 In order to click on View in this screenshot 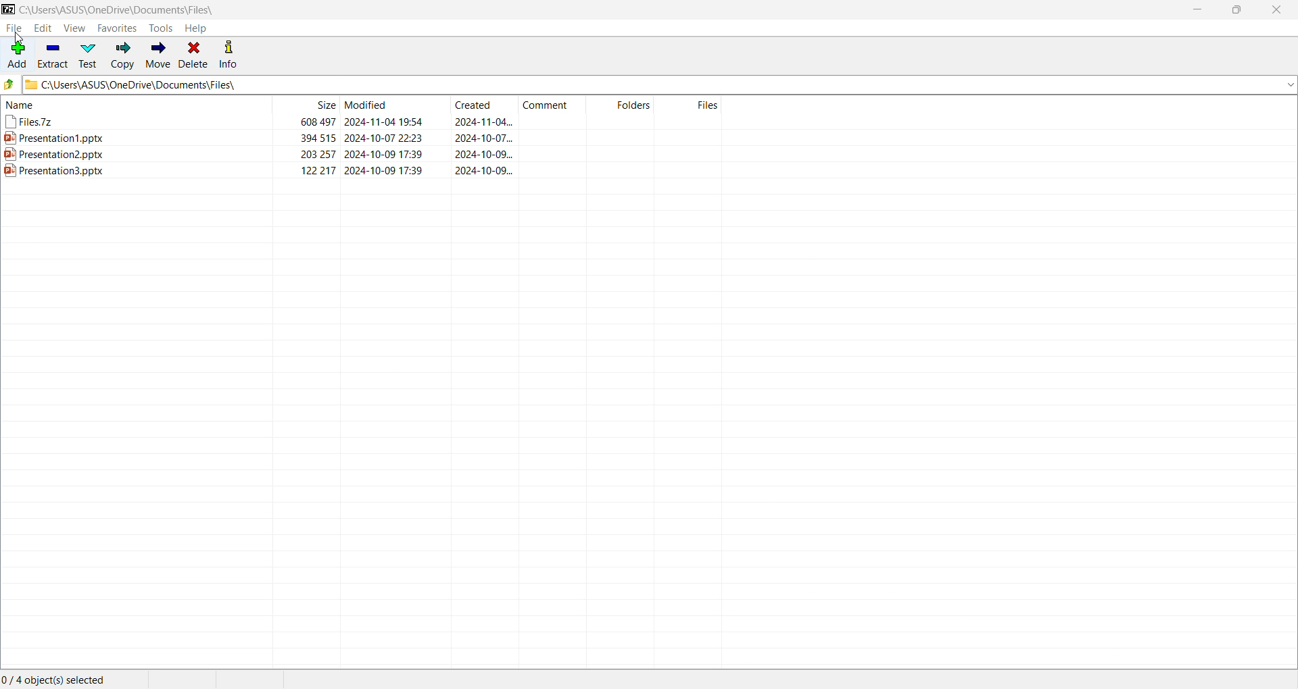, I will do `click(76, 29)`.